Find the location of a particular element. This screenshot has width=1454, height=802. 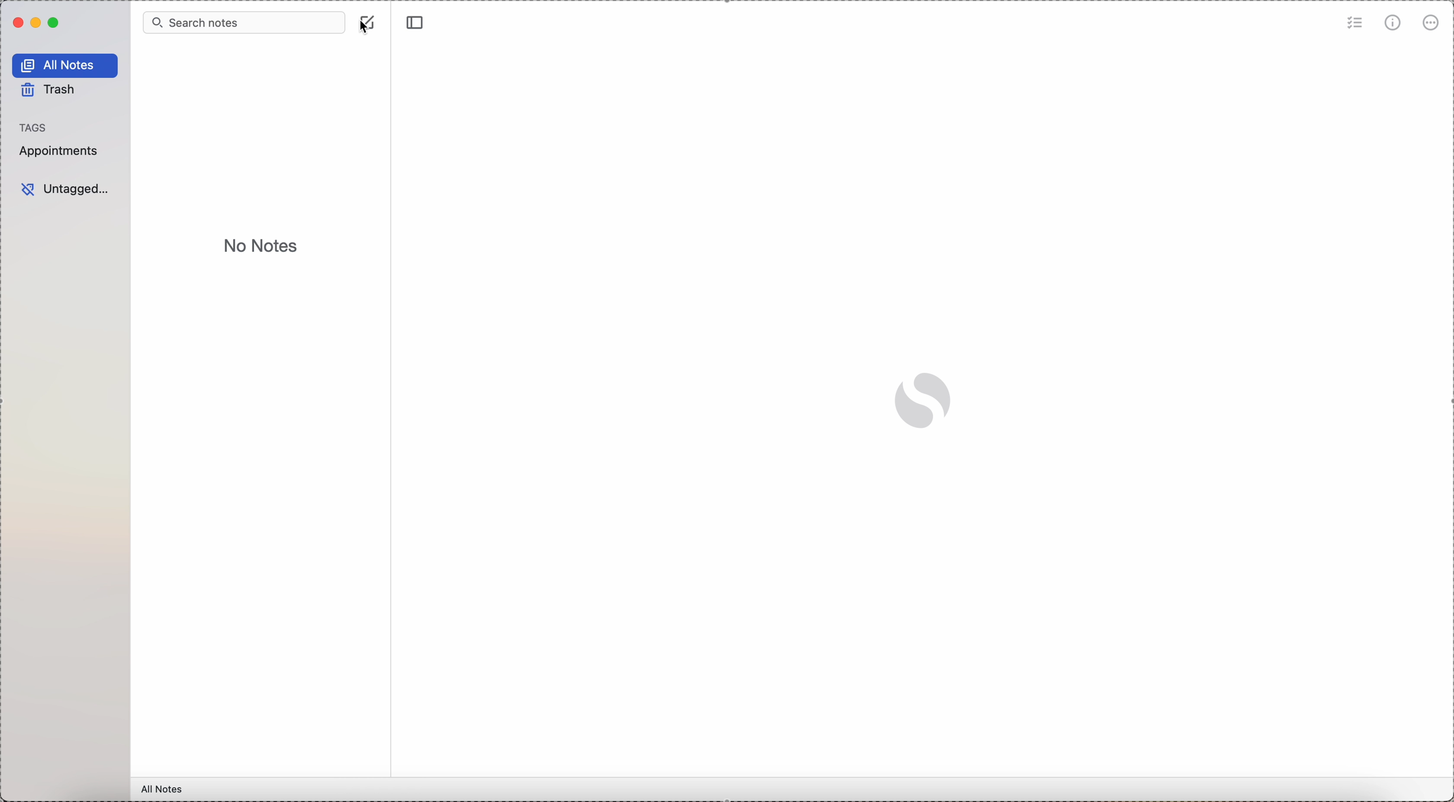

all notes is located at coordinates (163, 790).